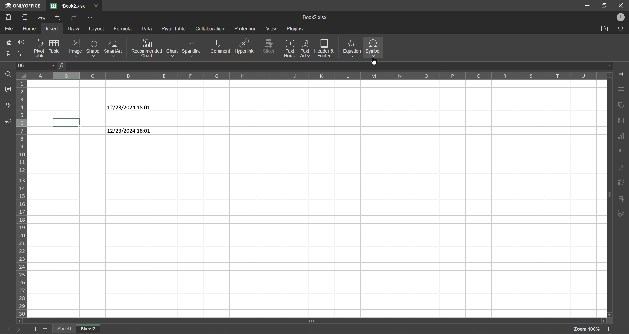  Describe the element at coordinates (9, 54) in the screenshot. I see `paste` at that location.